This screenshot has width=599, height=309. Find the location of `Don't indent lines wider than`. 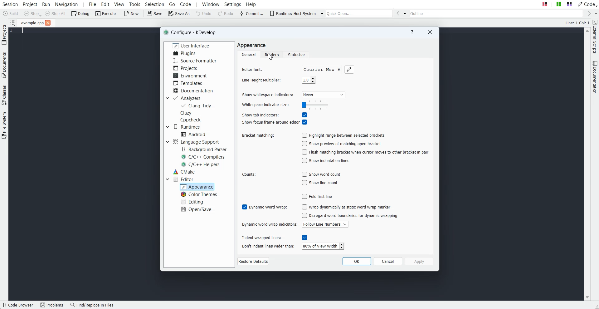

Don't indent lines wider than is located at coordinates (269, 247).